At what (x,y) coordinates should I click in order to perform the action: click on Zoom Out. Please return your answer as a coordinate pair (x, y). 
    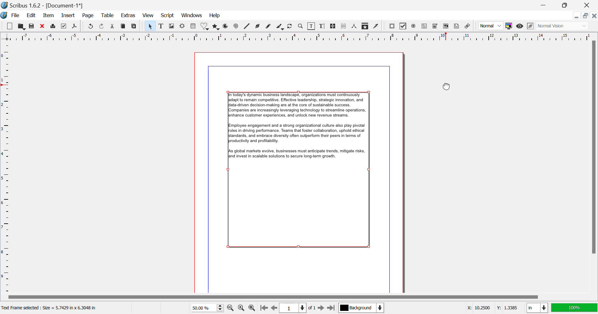
    Looking at the image, I should click on (230, 307).